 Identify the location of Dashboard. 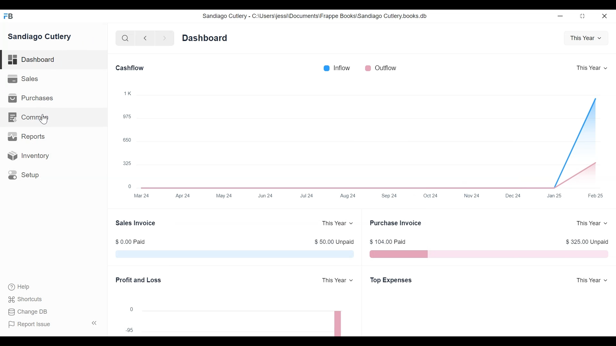
(55, 60).